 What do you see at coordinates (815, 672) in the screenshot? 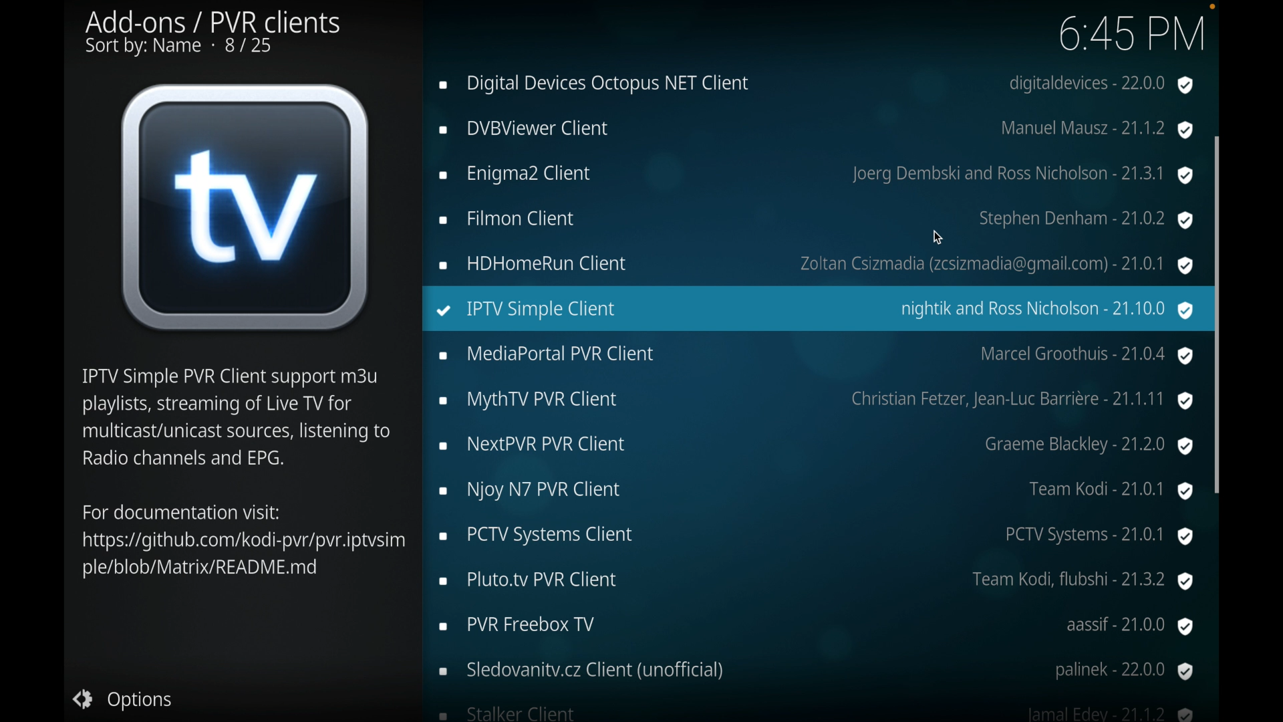
I see `sledovantiv.cz client (unofficial)` at bounding box center [815, 672].